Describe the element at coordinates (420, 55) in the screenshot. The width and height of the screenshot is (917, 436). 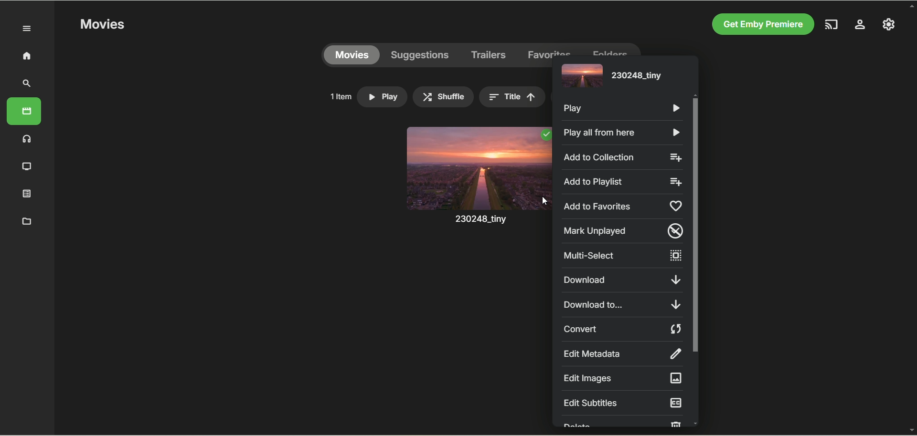
I see `suggestions` at that location.